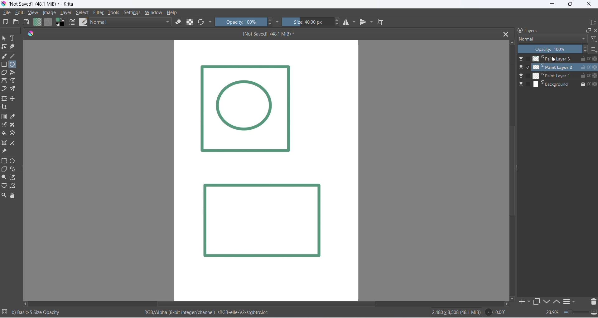  What do you see at coordinates (594, 313) in the screenshot?
I see `slideshow` at bounding box center [594, 313].